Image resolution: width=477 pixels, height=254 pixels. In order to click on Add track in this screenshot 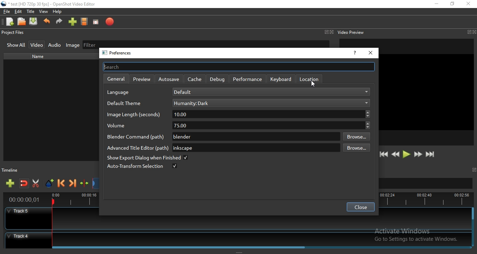, I will do `click(11, 184)`.